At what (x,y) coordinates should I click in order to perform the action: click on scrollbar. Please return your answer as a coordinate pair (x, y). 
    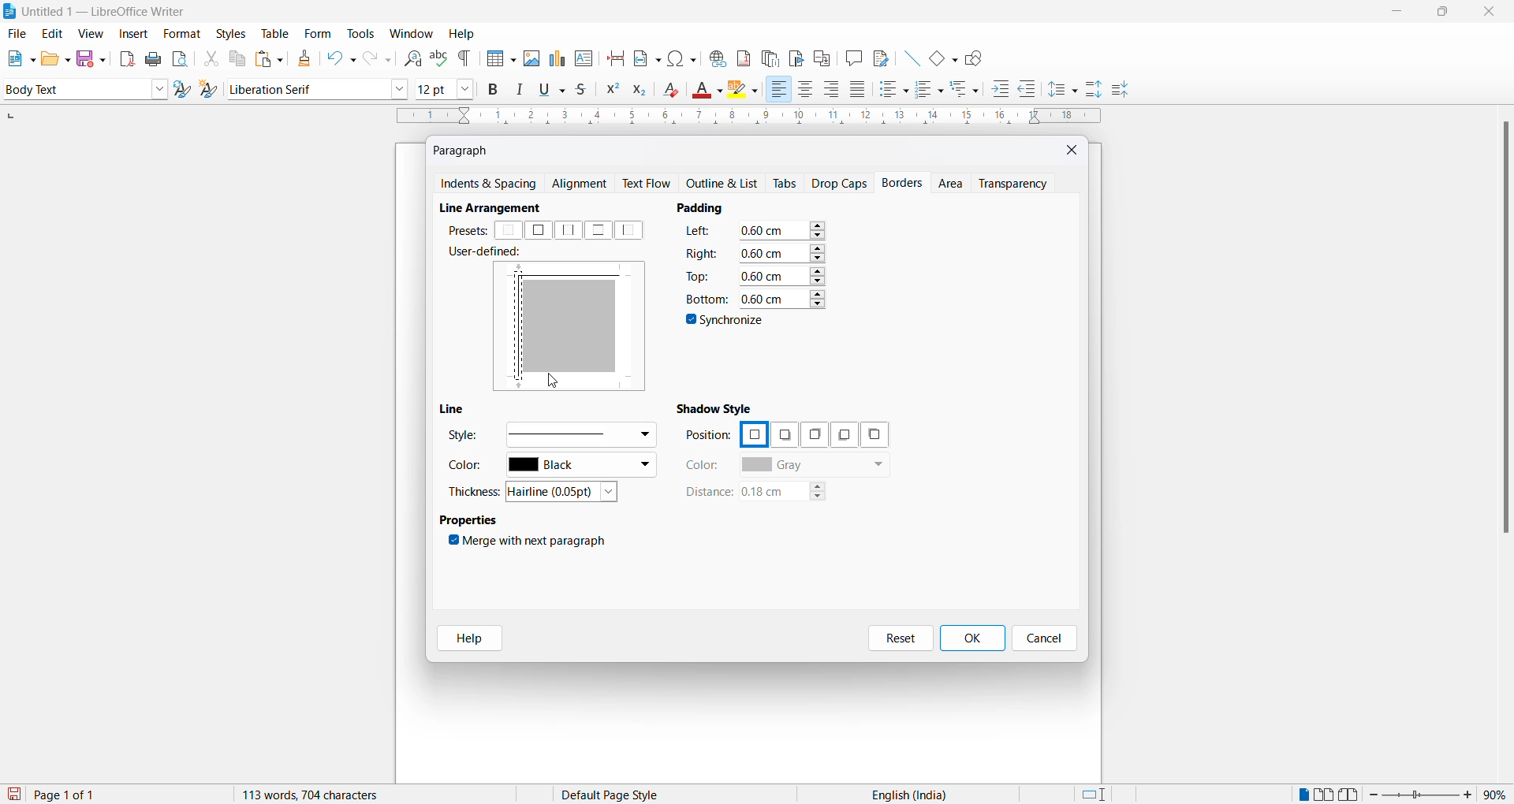
    Looking at the image, I should click on (1505, 335).